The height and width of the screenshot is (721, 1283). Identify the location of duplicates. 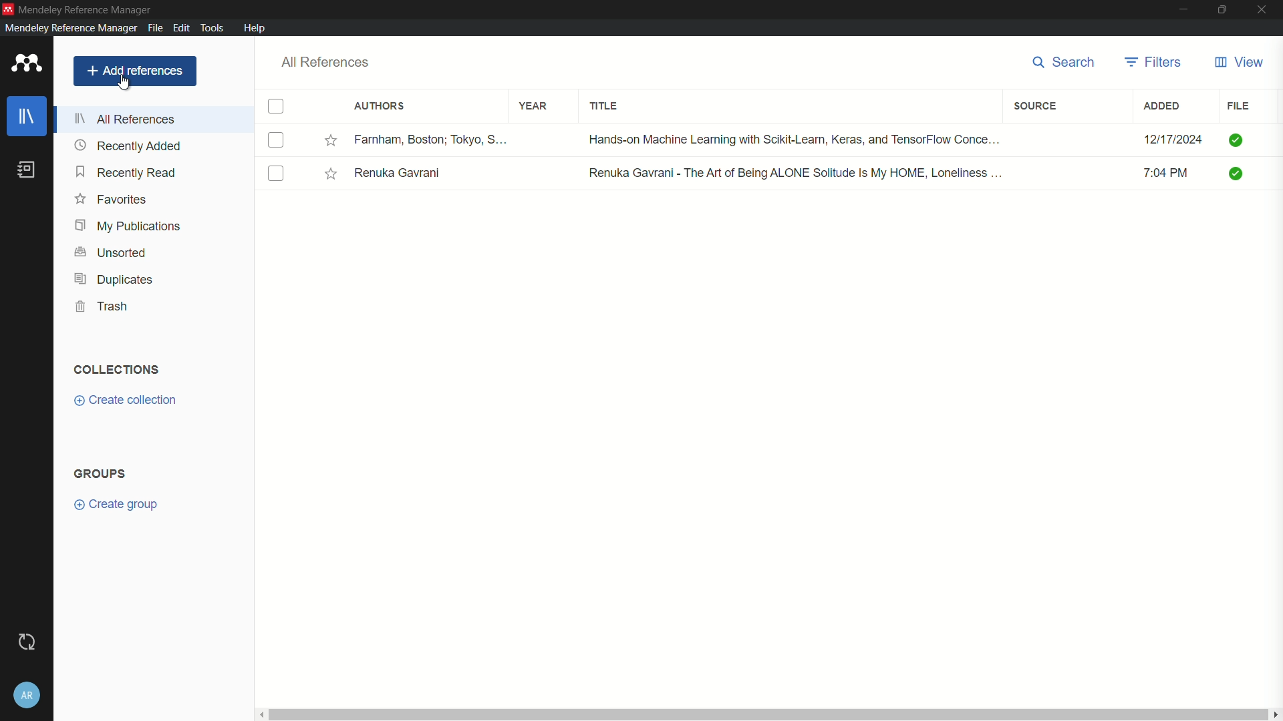
(114, 279).